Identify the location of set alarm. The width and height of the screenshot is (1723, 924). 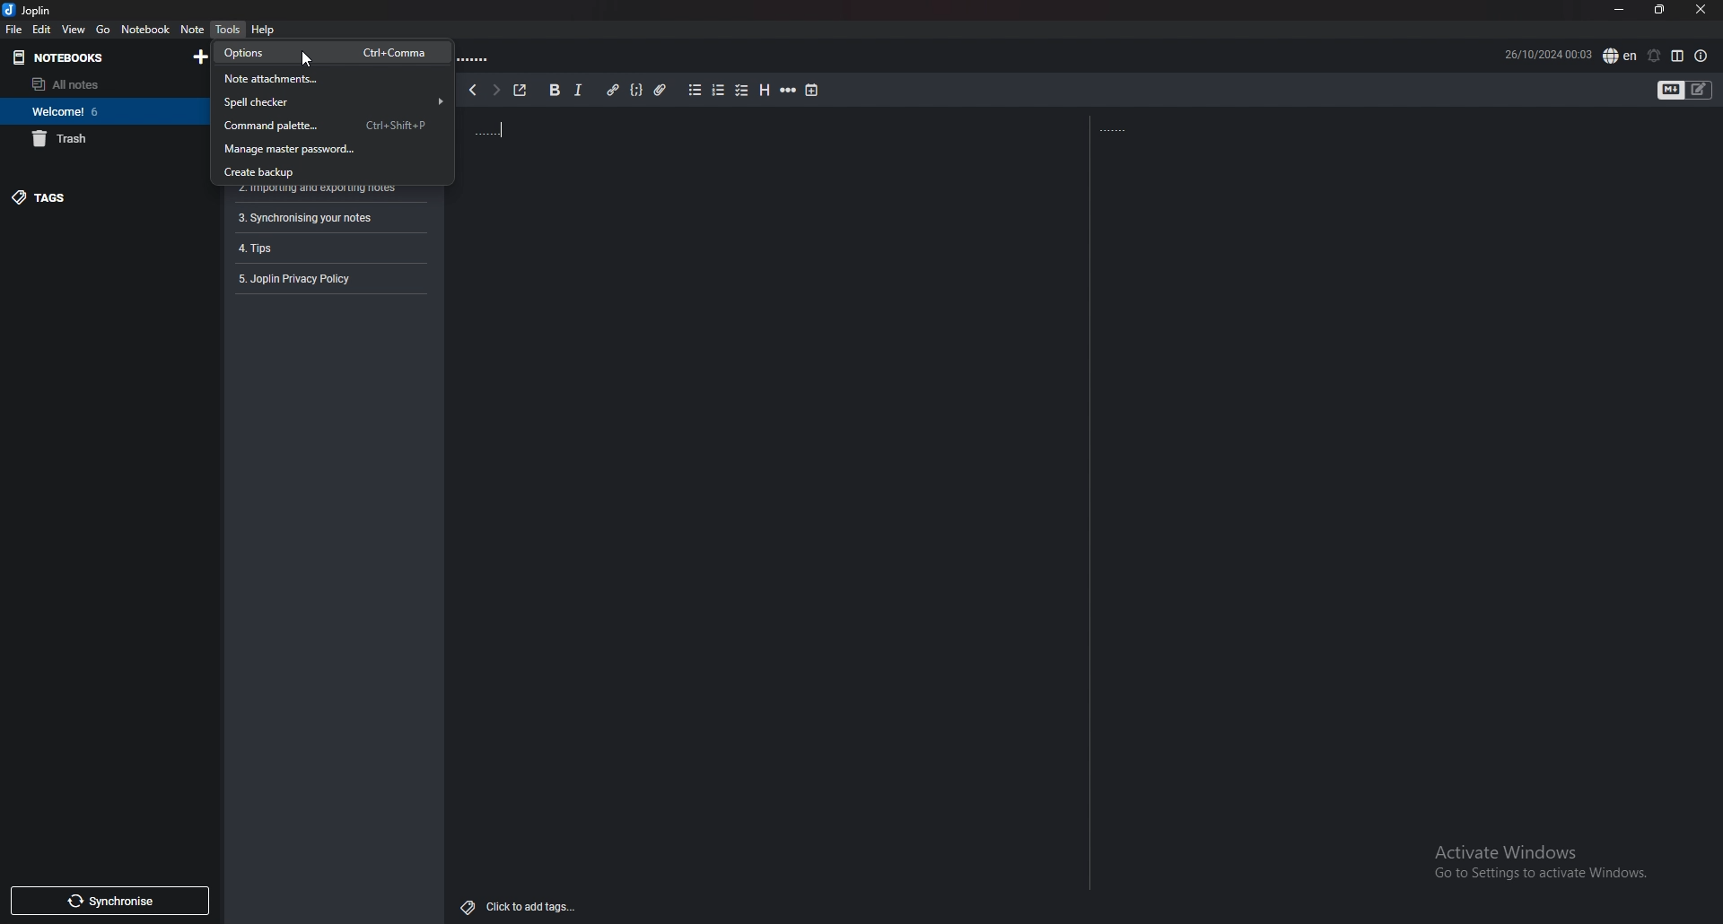
(1655, 55).